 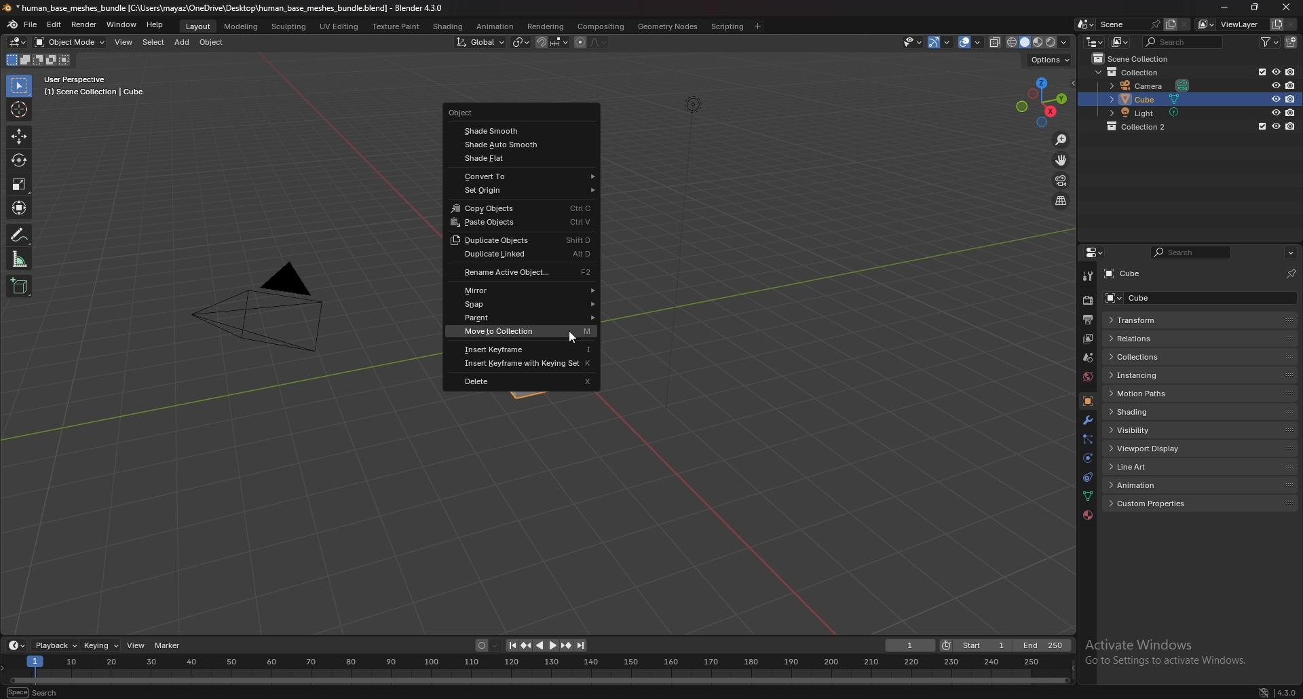 What do you see at coordinates (1122, 41) in the screenshot?
I see `display mode` at bounding box center [1122, 41].